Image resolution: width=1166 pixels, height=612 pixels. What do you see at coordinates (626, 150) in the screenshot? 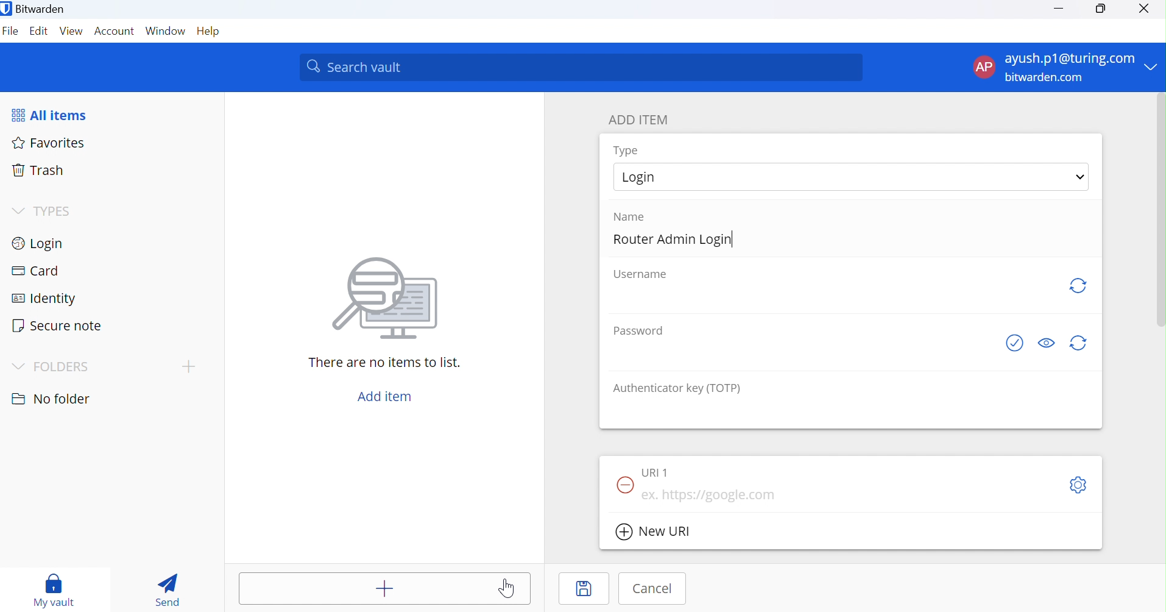
I see `Type` at bounding box center [626, 150].